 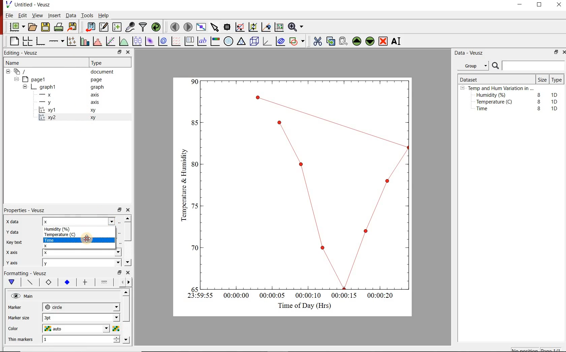 I want to click on xy2, so click(x=50, y=117).